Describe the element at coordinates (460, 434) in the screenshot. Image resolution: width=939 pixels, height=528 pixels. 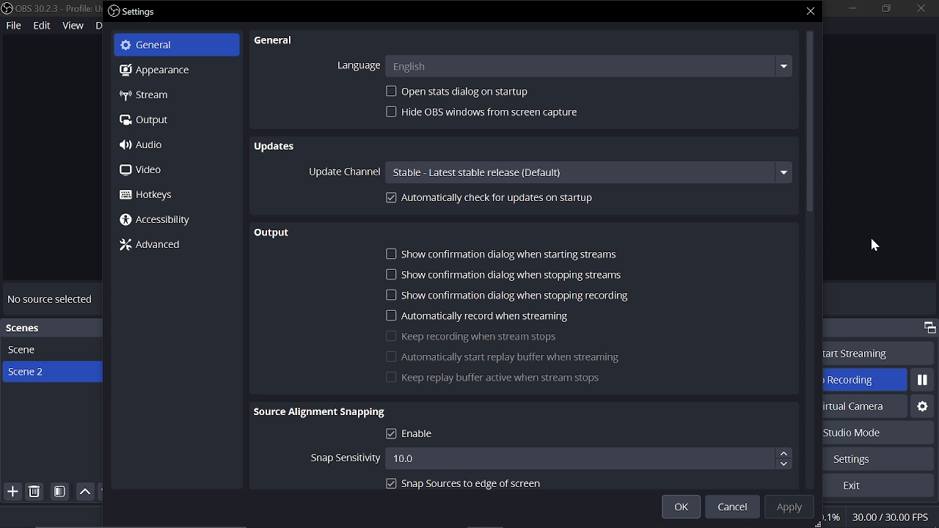
I see `enable snapping` at that location.